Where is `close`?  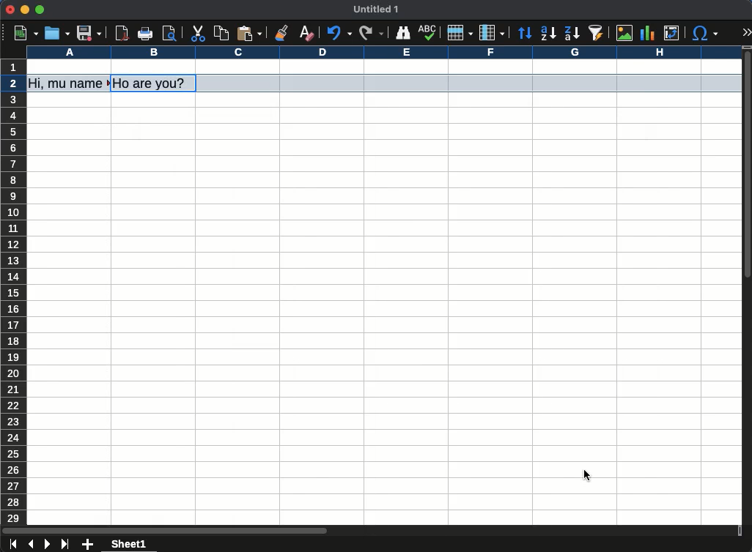
close is located at coordinates (10, 10).